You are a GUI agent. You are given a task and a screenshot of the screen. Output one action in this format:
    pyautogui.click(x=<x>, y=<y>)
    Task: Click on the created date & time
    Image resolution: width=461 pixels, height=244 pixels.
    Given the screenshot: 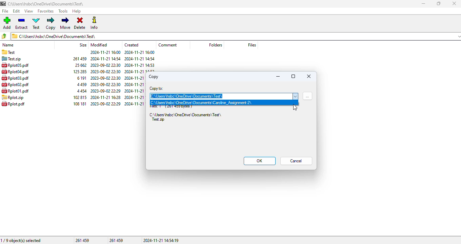 What is the action you would take?
    pyautogui.click(x=139, y=53)
    